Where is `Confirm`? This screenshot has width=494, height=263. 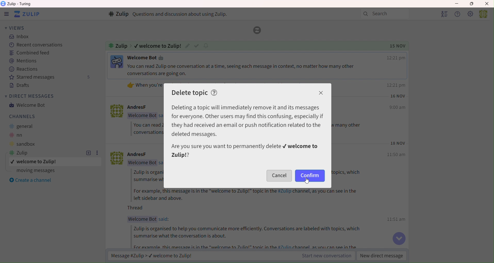
Confirm is located at coordinates (309, 175).